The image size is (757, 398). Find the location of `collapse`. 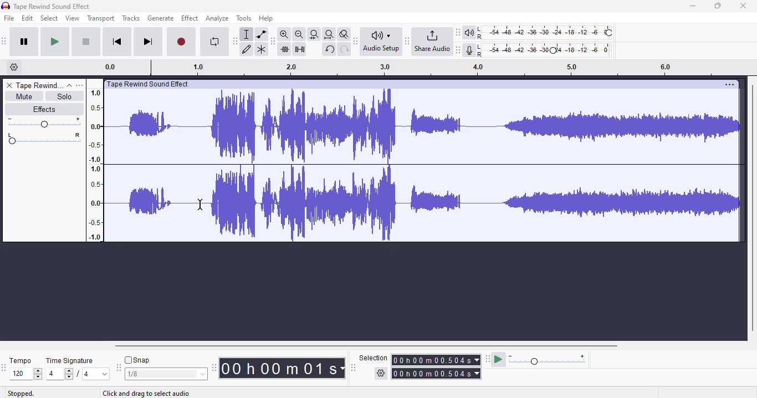

collapse is located at coordinates (70, 86).